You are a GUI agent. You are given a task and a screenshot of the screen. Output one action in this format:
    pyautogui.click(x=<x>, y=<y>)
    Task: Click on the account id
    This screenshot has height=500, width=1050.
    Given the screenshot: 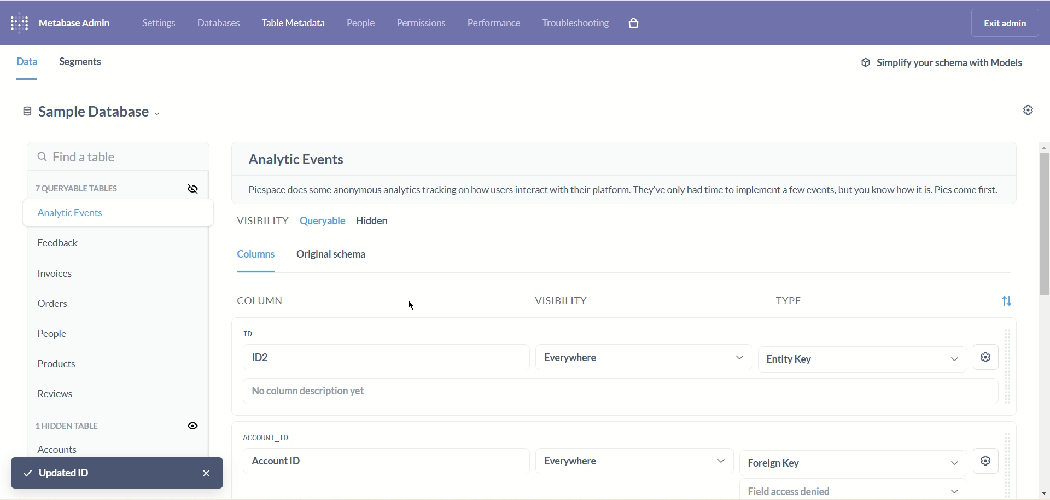 What is the action you would take?
    pyautogui.click(x=360, y=461)
    